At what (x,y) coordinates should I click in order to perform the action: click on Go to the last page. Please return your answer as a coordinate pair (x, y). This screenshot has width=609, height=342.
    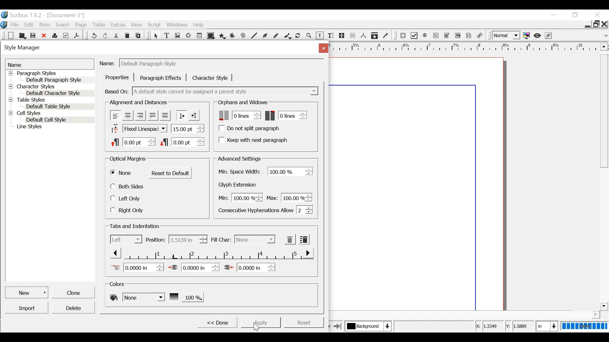
    Looking at the image, I should click on (338, 326).